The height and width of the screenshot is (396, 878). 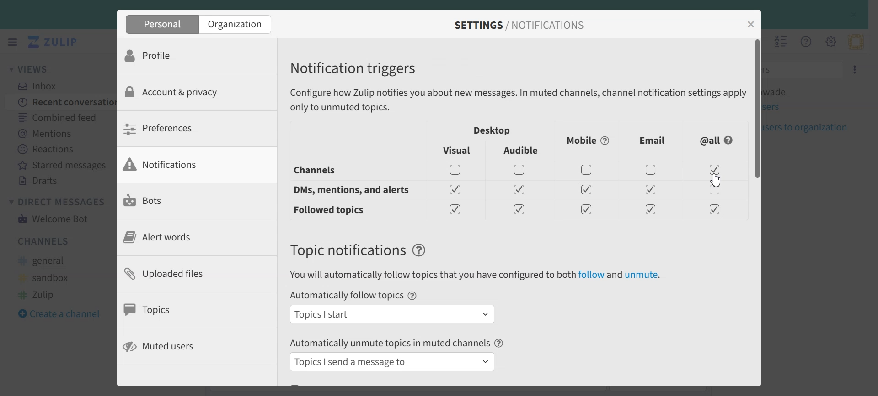 What do you see at coordinates (457, 151) in the screenshot?
I see `Visual` at bounding box center [457, 151].